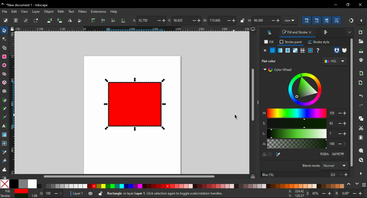 The height and width of the screenshot is (198, 367). I want to click on color wheel, so click(279, 70).